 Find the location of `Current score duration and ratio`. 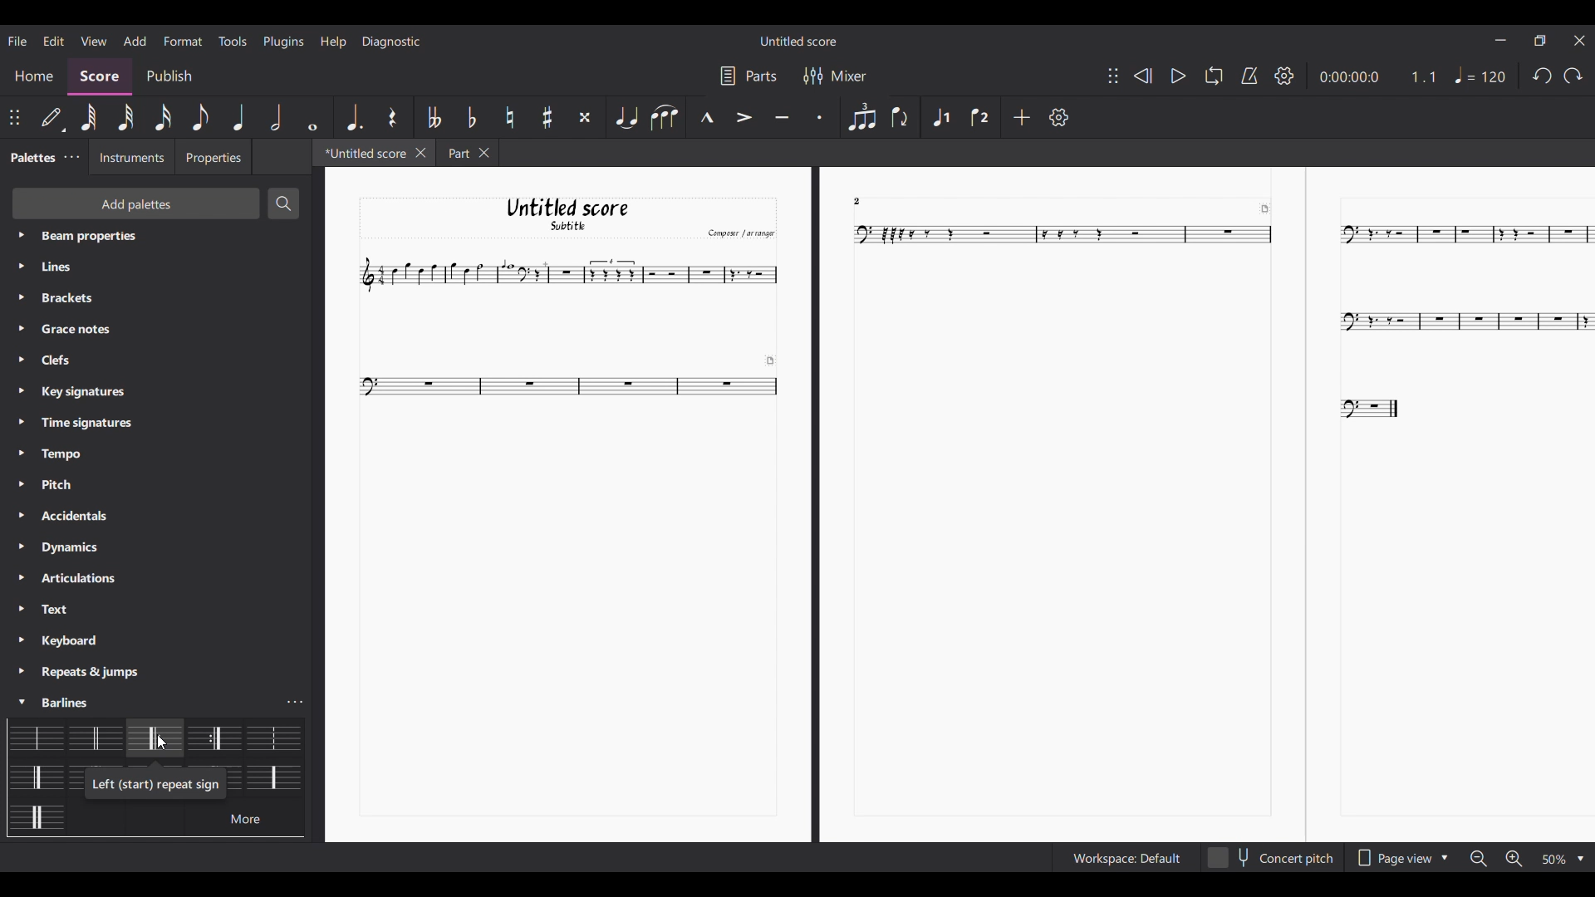

Current score duration and ratio is located at coordinates (1377, 76).